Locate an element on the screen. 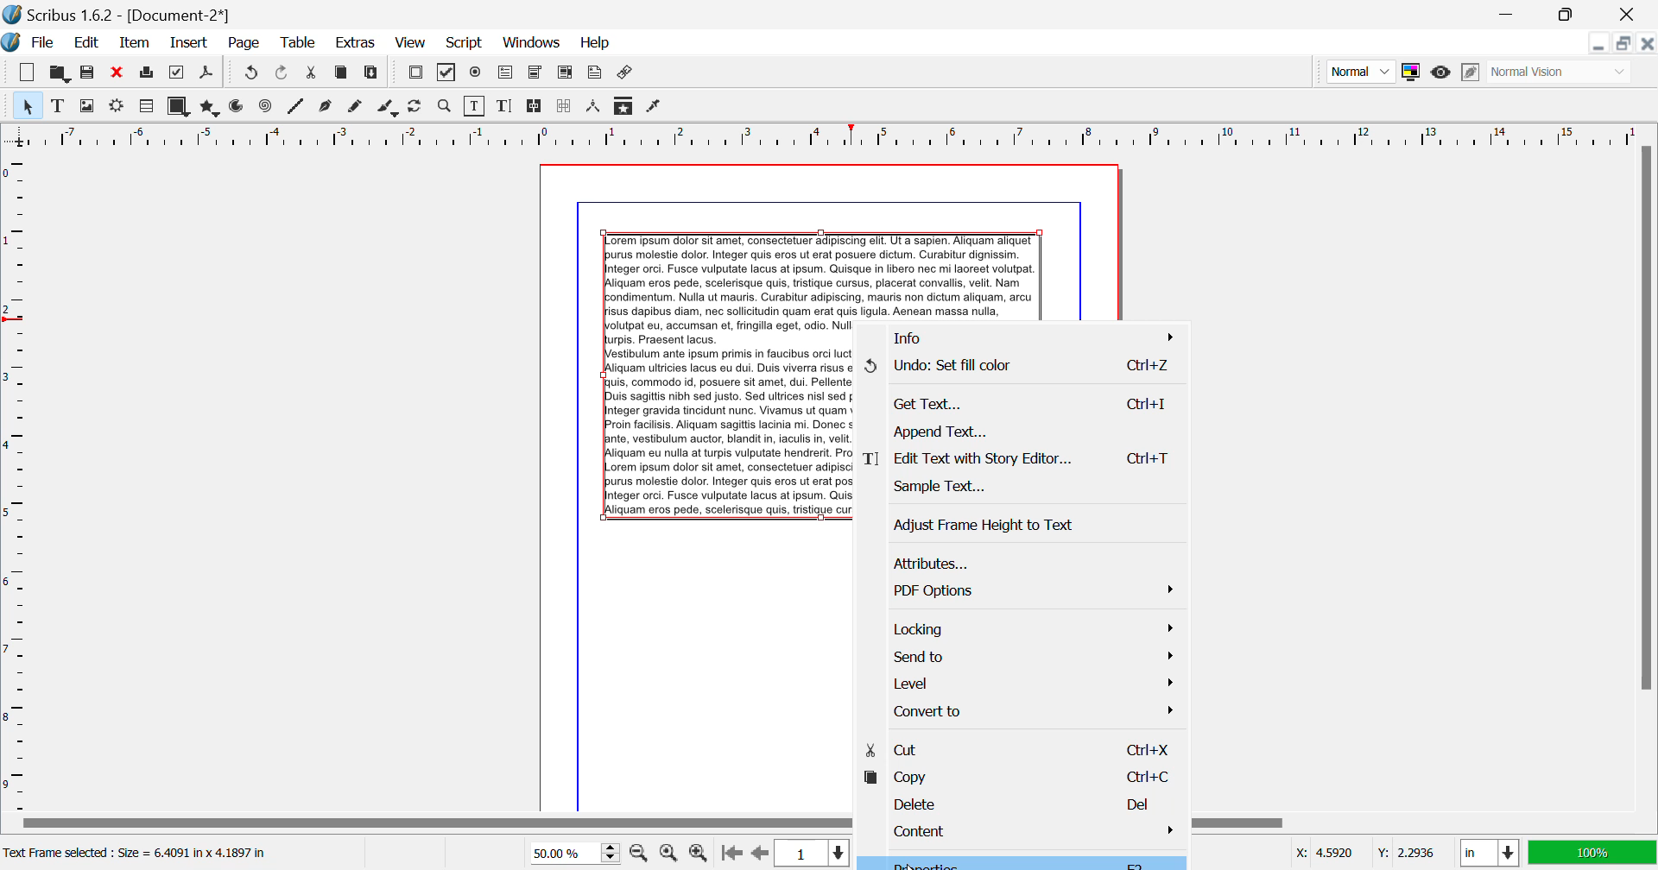  Text Annotation is located at coordinates (594, 74).